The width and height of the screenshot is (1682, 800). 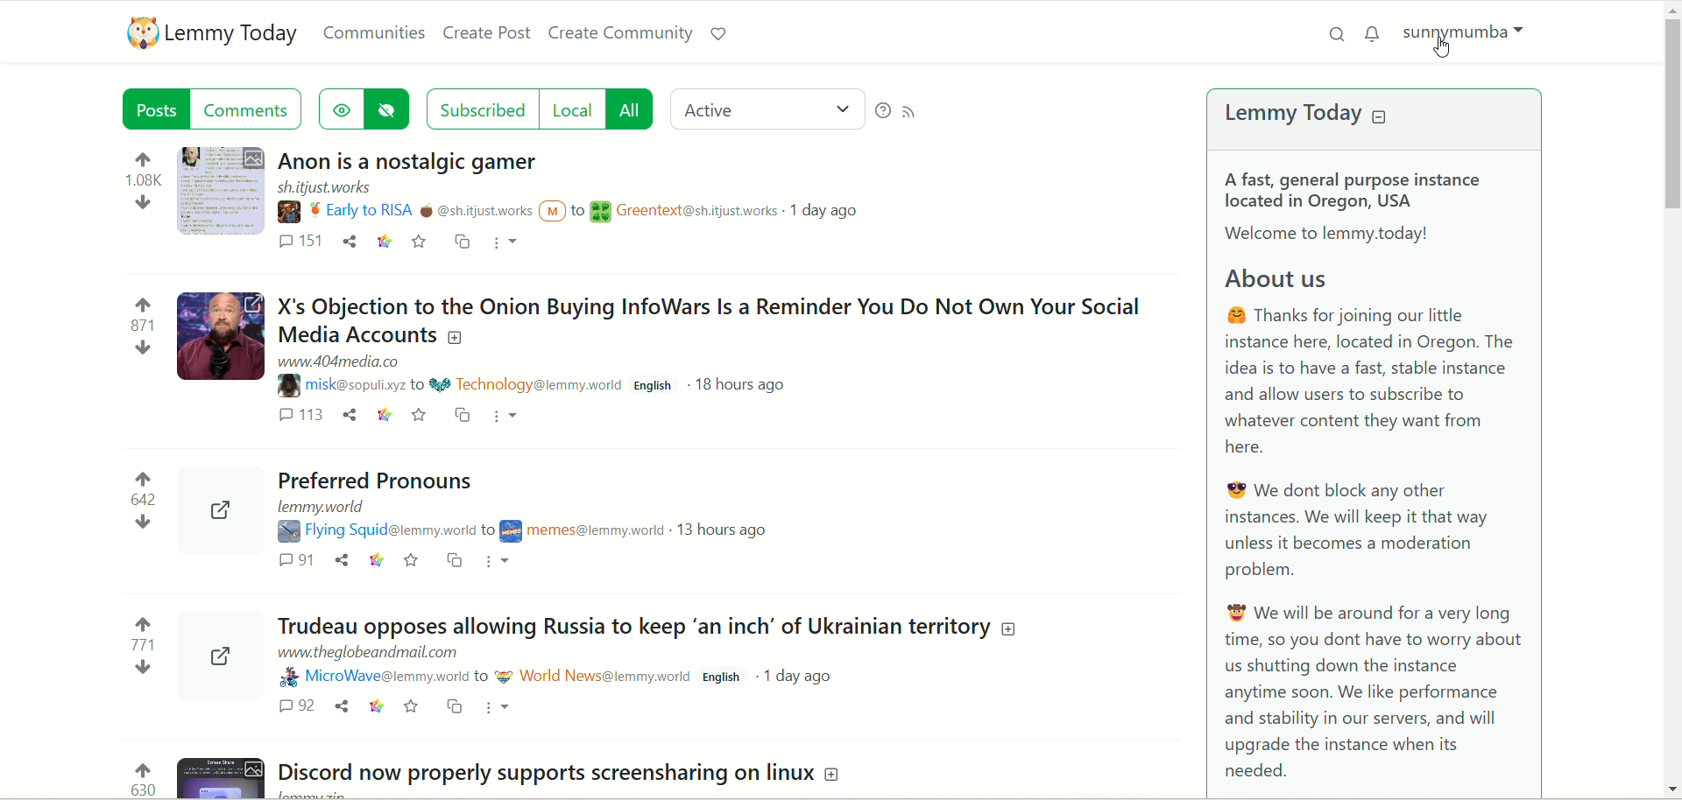 I want to click on lemmy today logo and name, so click(x=206, y=32).